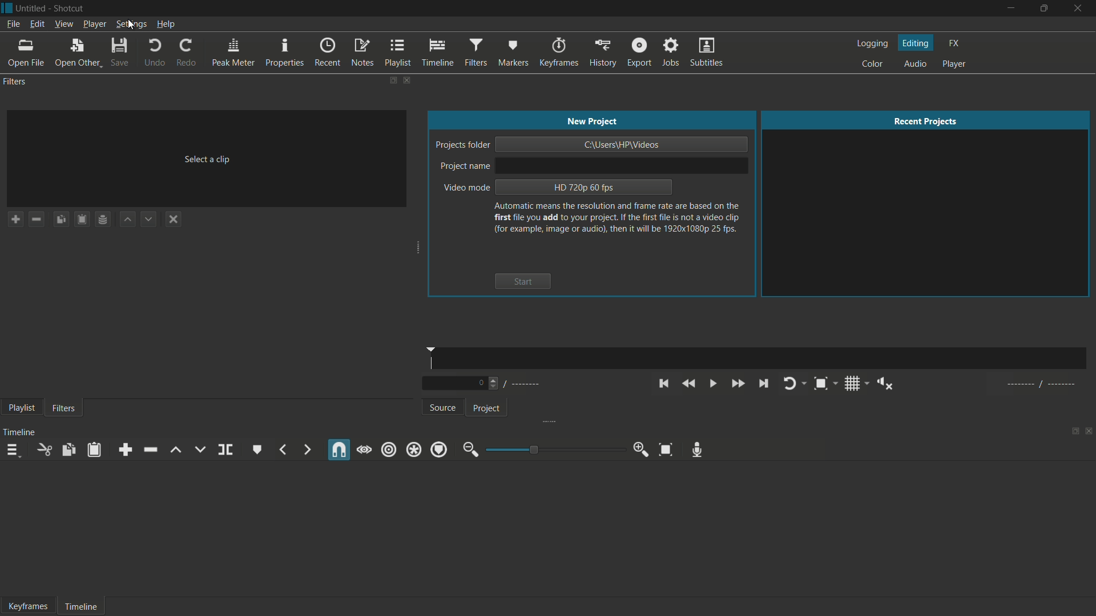 This screenshot has width=1096, height=616. I want to click on project location, so click(623, 144).